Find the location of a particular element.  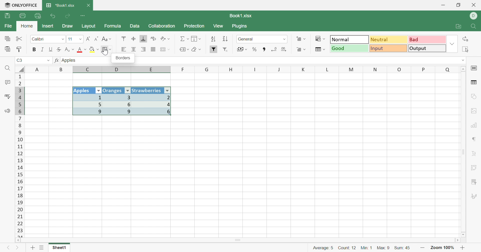

Align Top is located at coordinates (123, 38).